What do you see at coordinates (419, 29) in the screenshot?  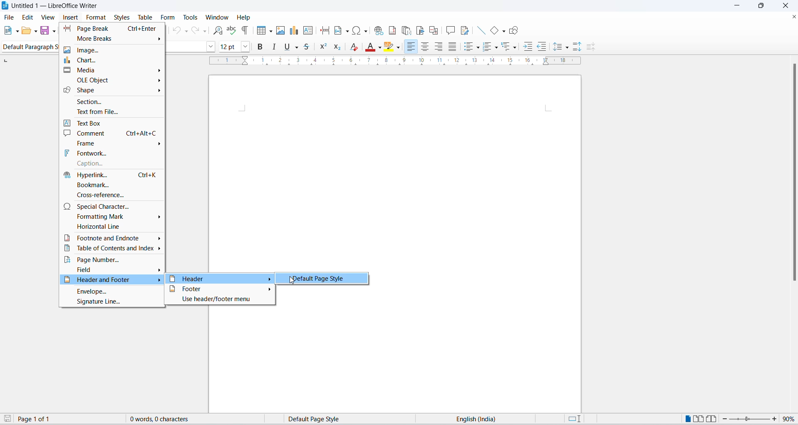 I see `insert bookmark` at bounding box center [419, 29].